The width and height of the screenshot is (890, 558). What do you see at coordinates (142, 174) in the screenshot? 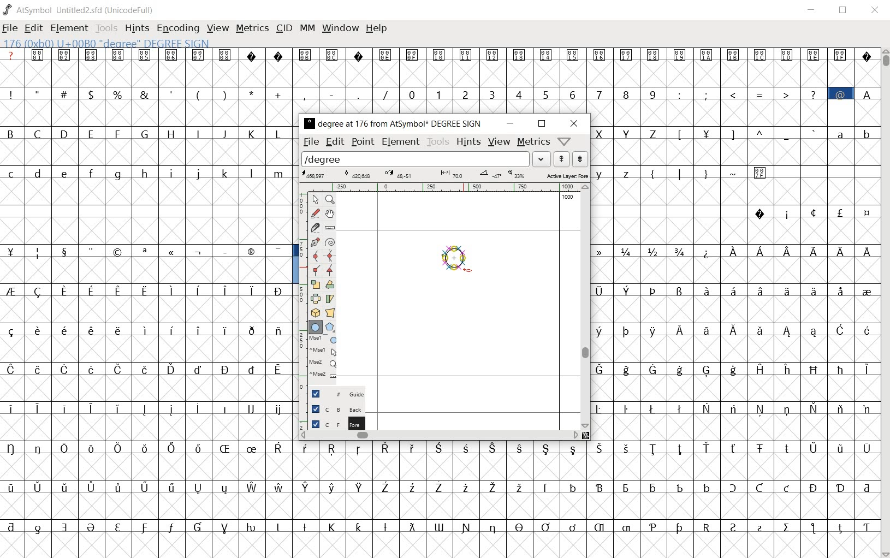
I see `small letters c - m` at bounding box center [142, 174].